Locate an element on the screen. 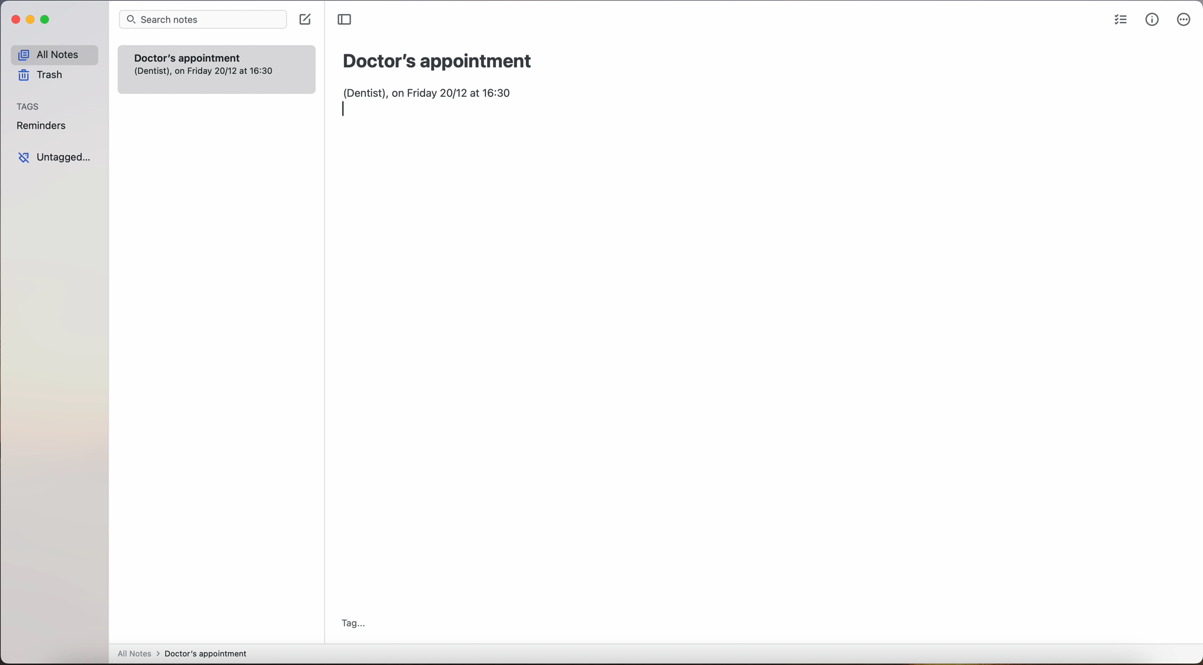 The image size is (1203, 665). reminders is located at coordinates (42, 125).